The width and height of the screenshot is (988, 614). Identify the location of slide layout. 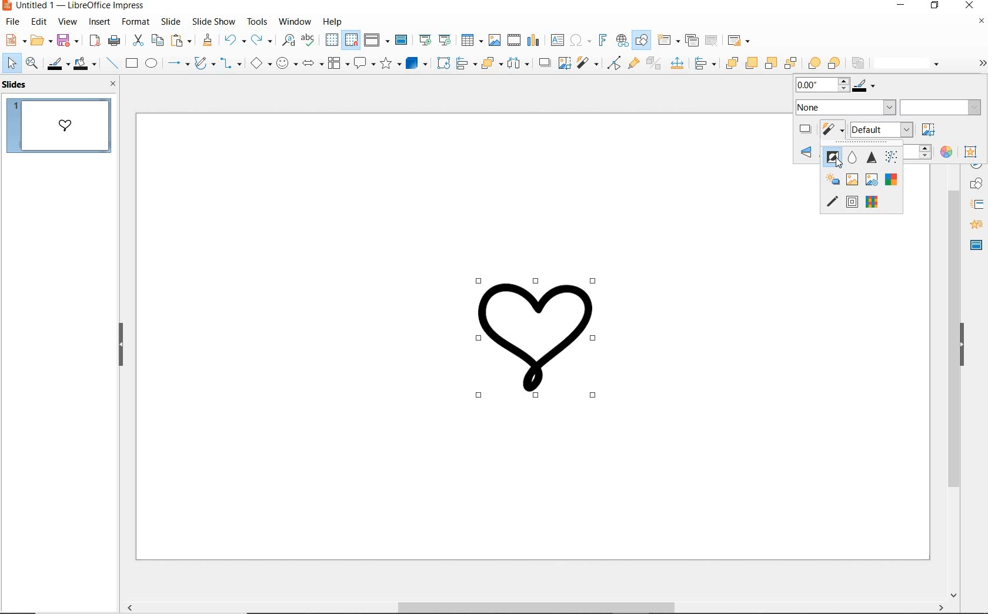
(740, 40).